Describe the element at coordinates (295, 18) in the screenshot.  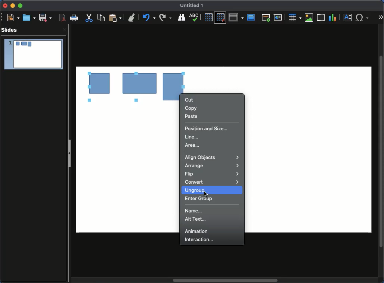
I see `Table` at that location.